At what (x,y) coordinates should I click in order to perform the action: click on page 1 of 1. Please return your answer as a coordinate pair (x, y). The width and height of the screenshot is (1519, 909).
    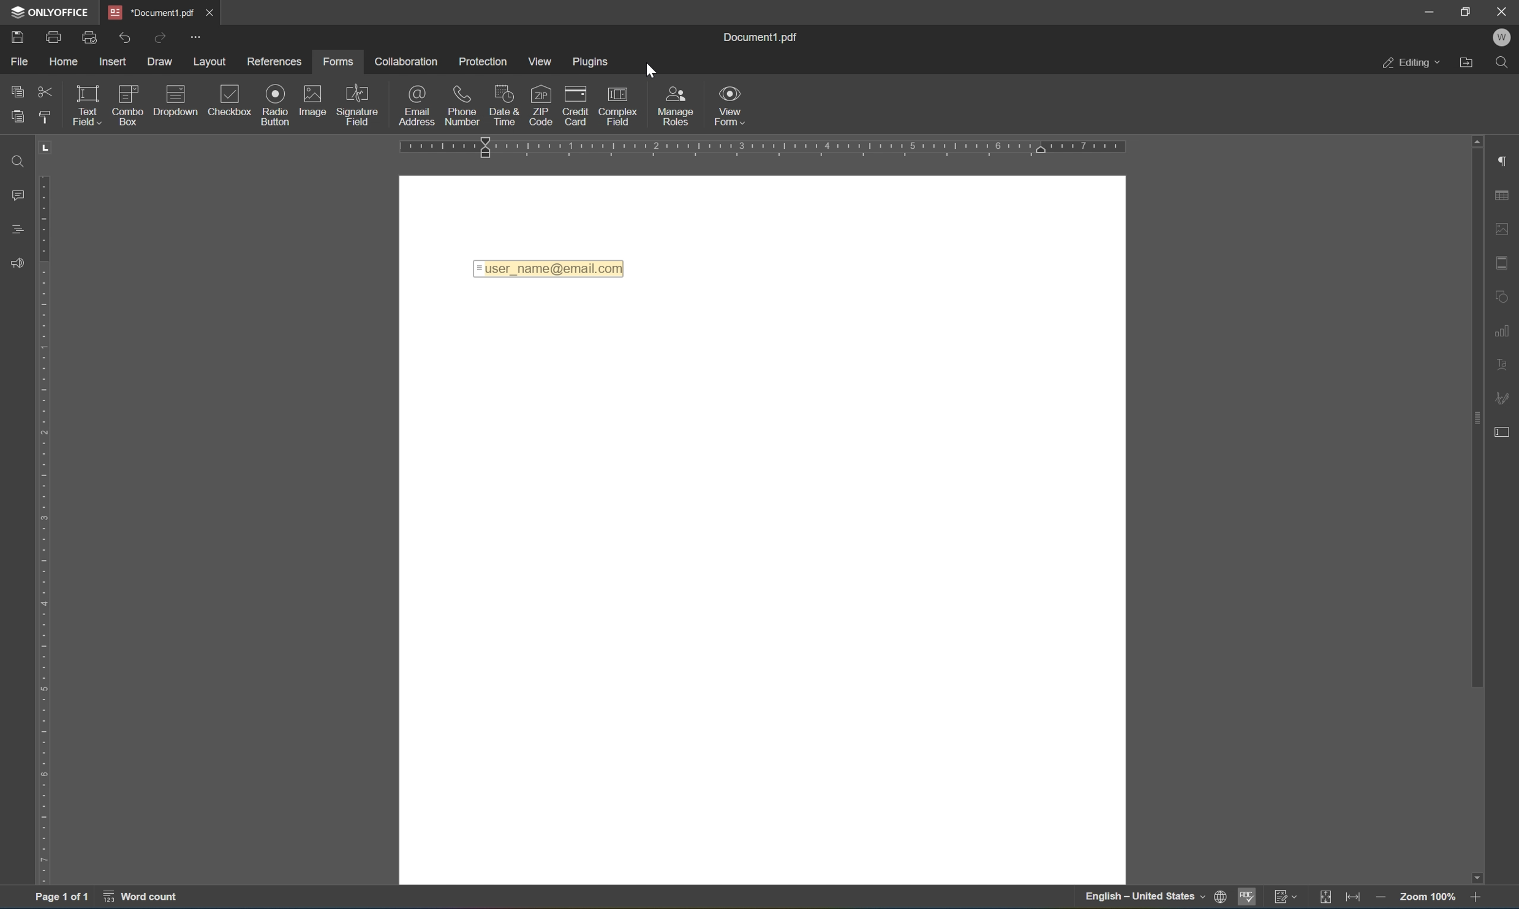
    Looking at the image, I should click on (57, 899).